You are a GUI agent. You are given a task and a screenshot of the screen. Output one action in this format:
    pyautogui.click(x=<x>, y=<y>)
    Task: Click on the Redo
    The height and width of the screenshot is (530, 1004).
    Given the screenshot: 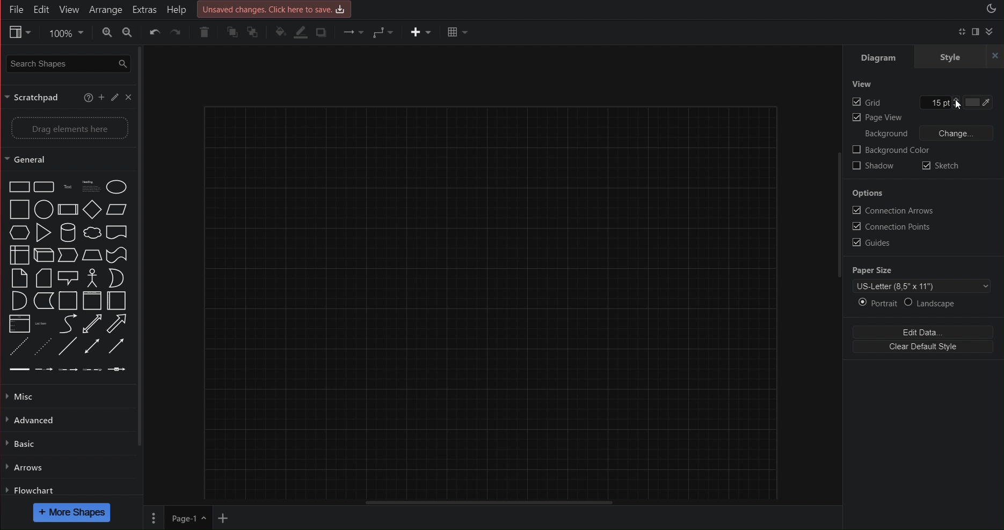 What is the action you would take?
    pyautogui.click(x=178, y=35)
    